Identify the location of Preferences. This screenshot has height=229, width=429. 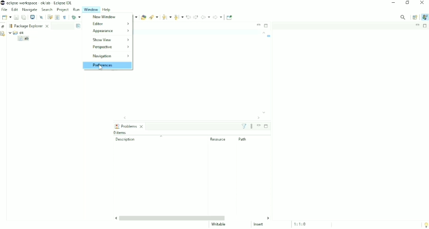
(108, 66).